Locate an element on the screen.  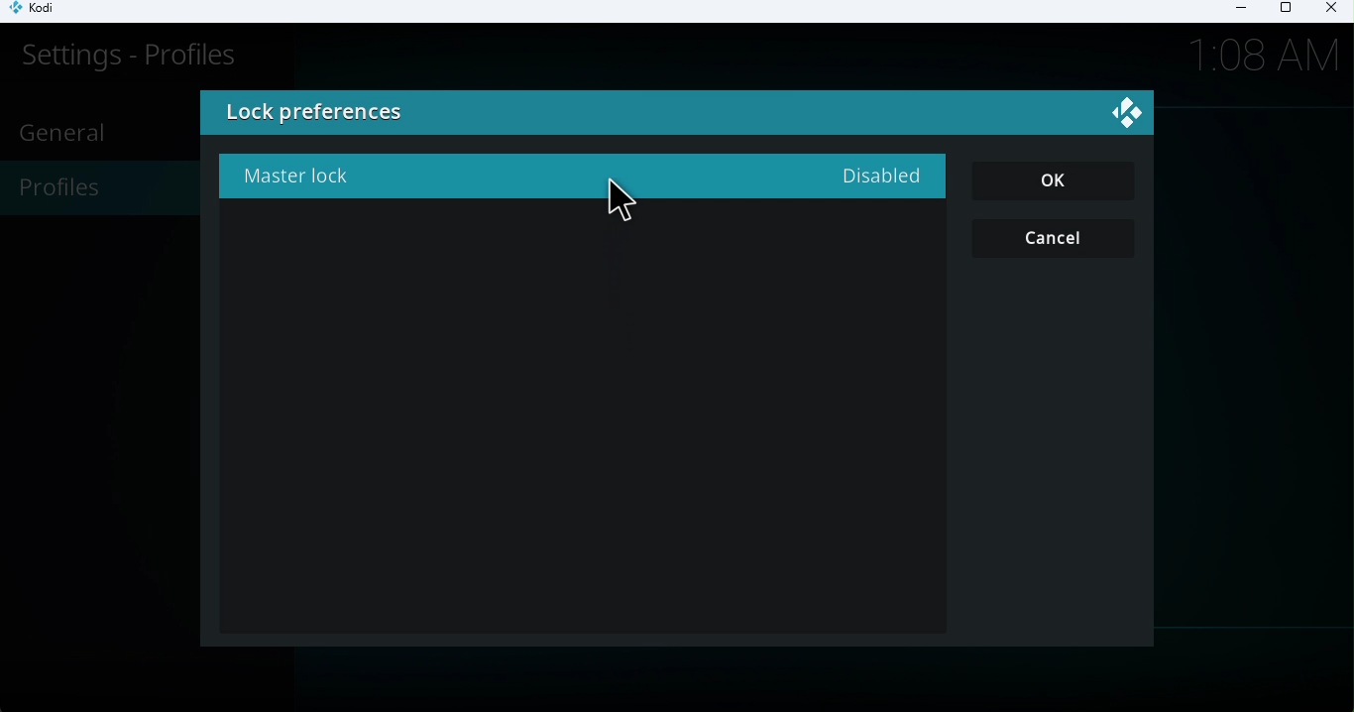
Close is located at coordinates (1328, 11).